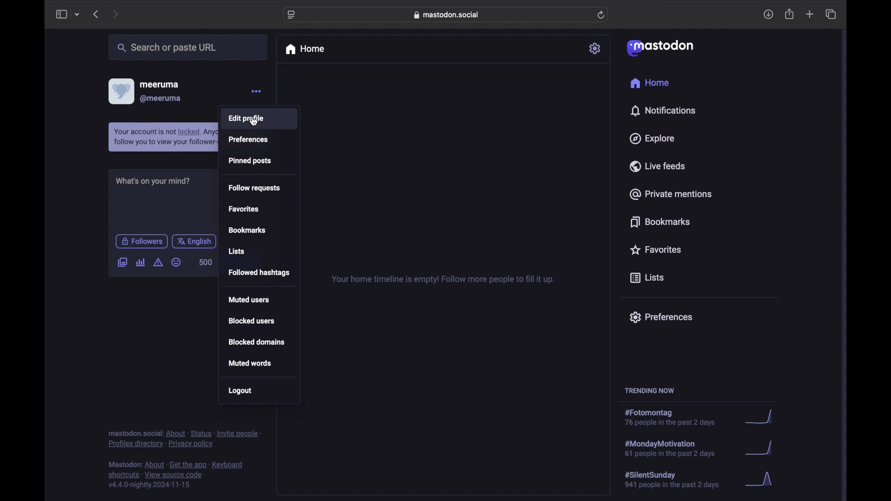 The width and height of the screenshot is (891, 501). What do you see at coordinates (659, 221) in the screenshot?
I see `bookmarks` at bounding box center [659, 221].